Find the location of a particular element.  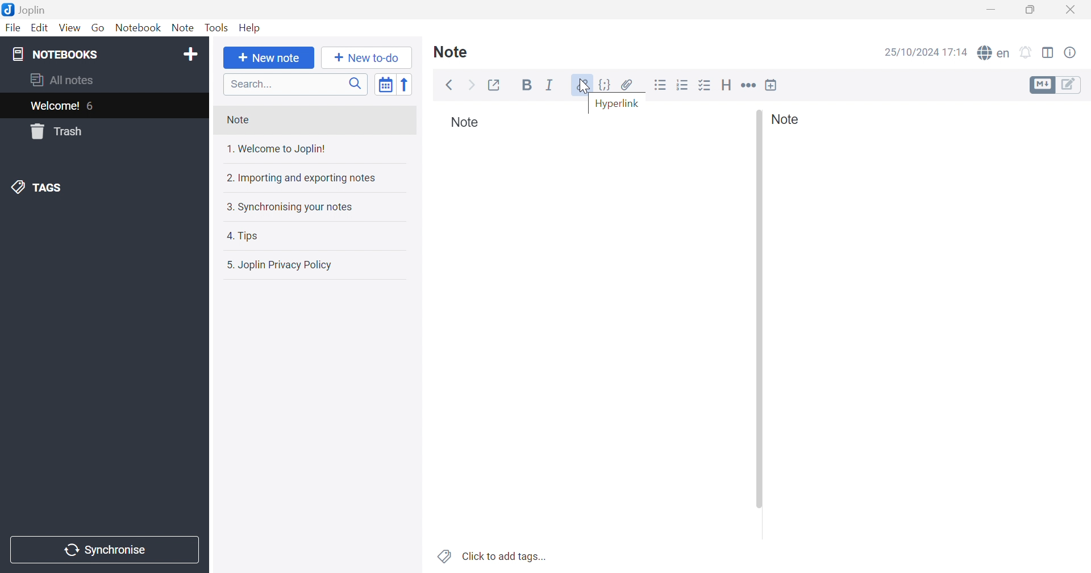

Horizontal Rule is located at coordinates (749, 85).